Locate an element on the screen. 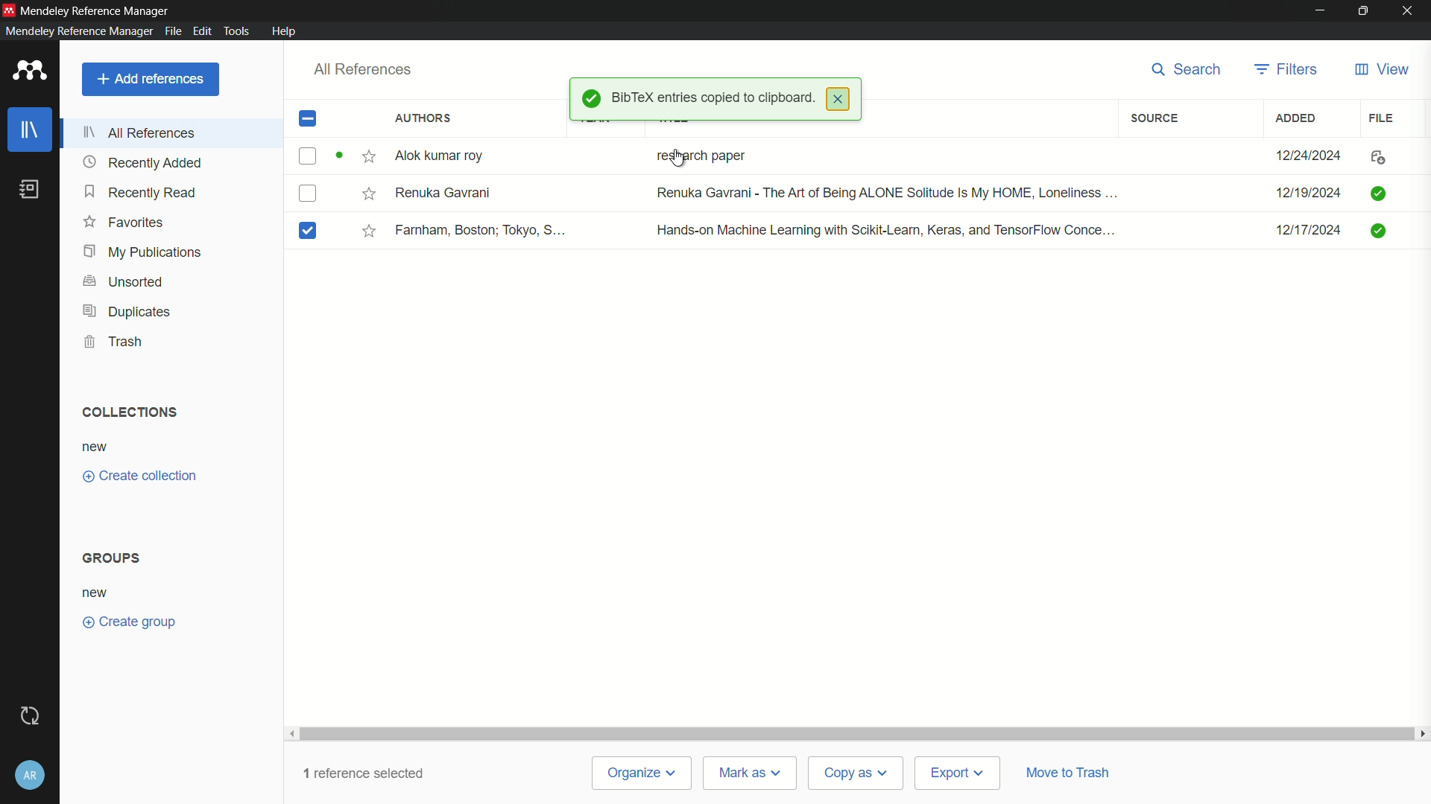 This screenshot has width=1431, height=804. Mendeley Reference Manager is located at coordinates (100, 9).